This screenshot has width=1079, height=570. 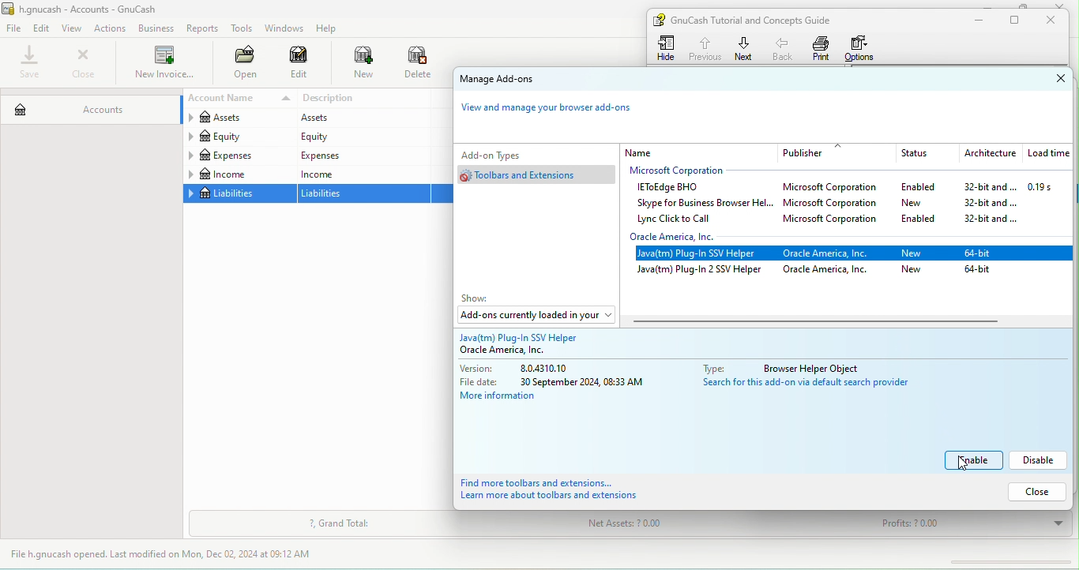 What do you see at coordinates (1055, 21) in the screenshot?
I see `close` at bounding box center [1055, 21].